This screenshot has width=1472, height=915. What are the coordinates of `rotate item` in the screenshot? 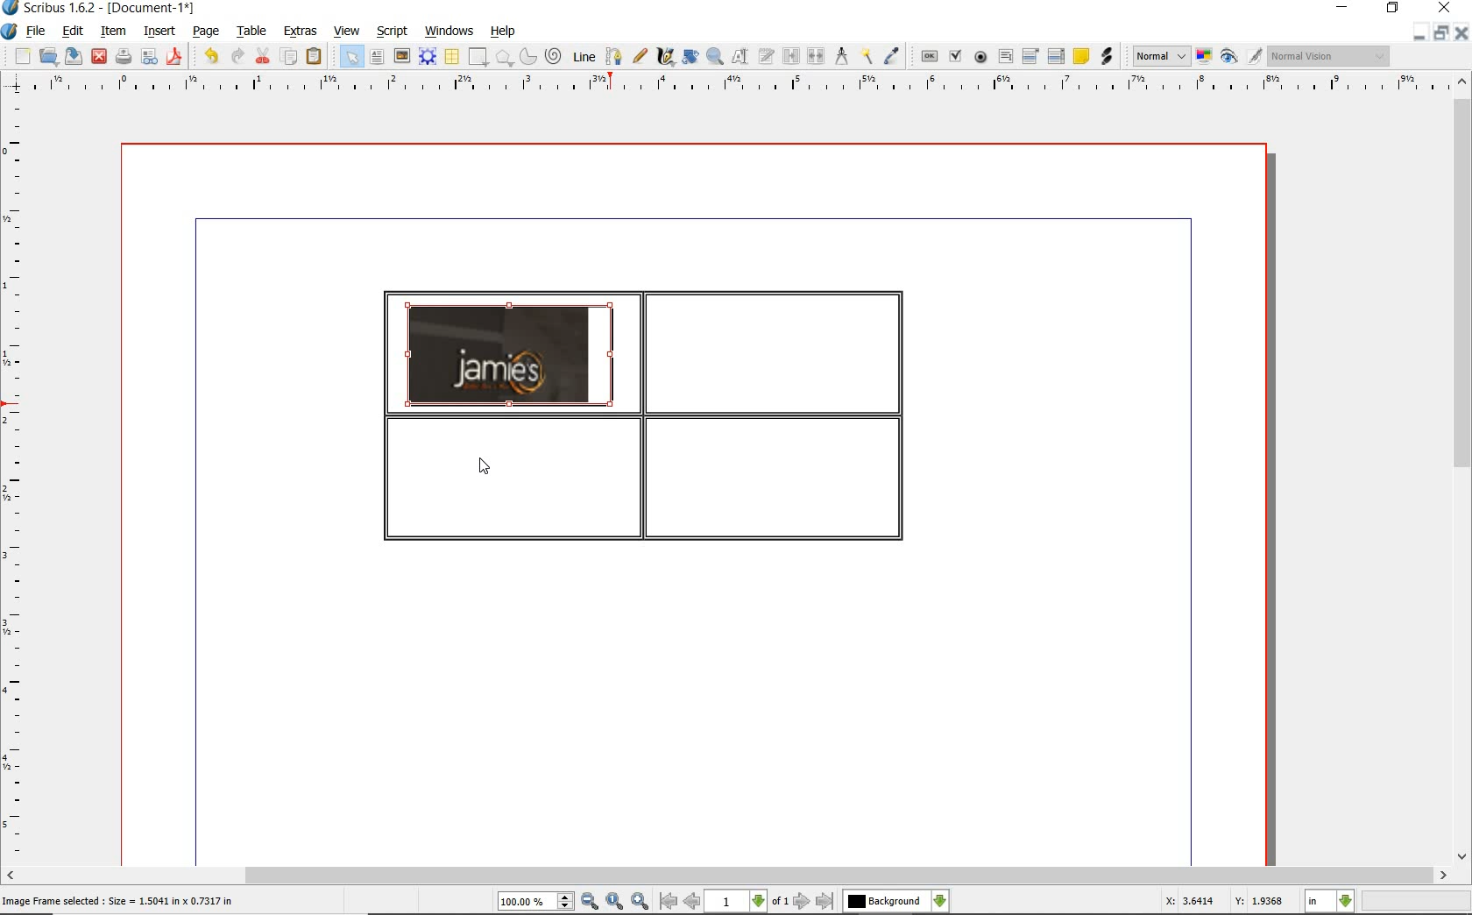 It's located at (689, 58).